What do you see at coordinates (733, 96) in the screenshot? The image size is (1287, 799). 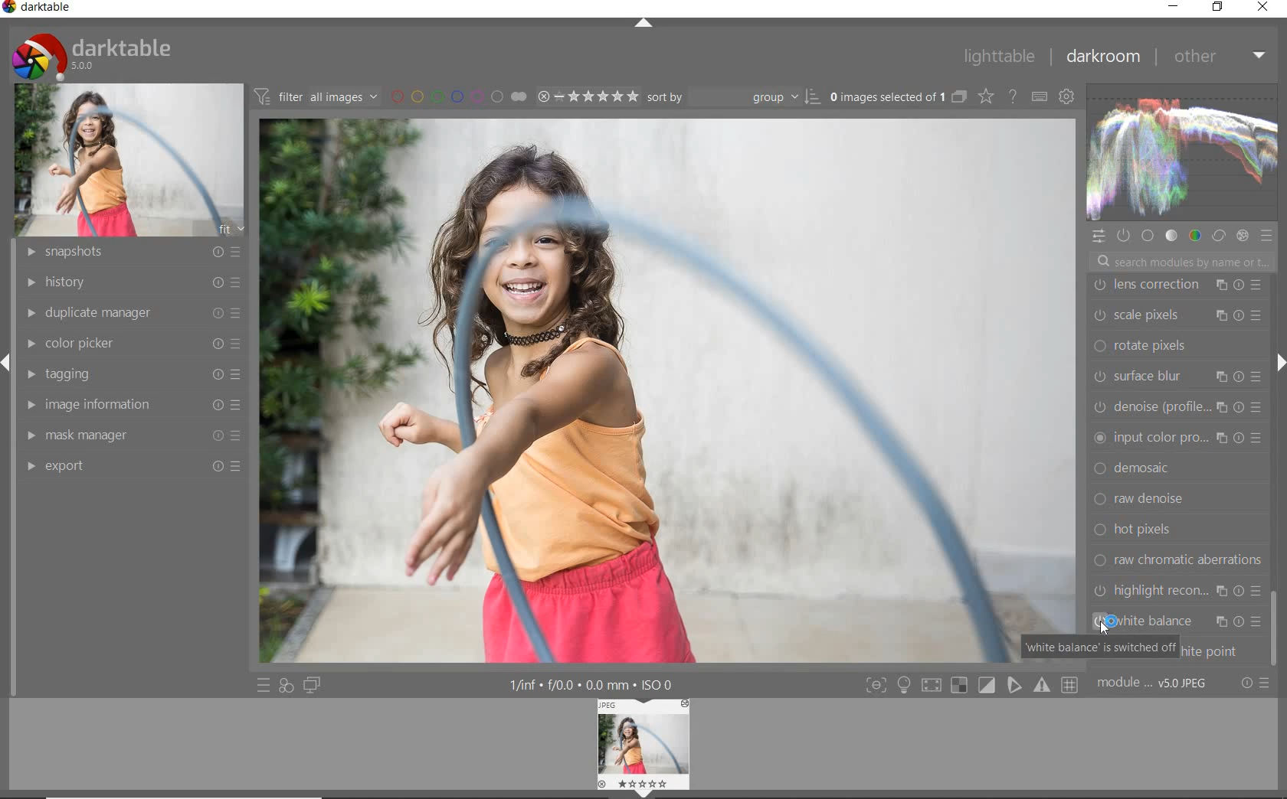 I see `sort` at bounding box center [733, 96].